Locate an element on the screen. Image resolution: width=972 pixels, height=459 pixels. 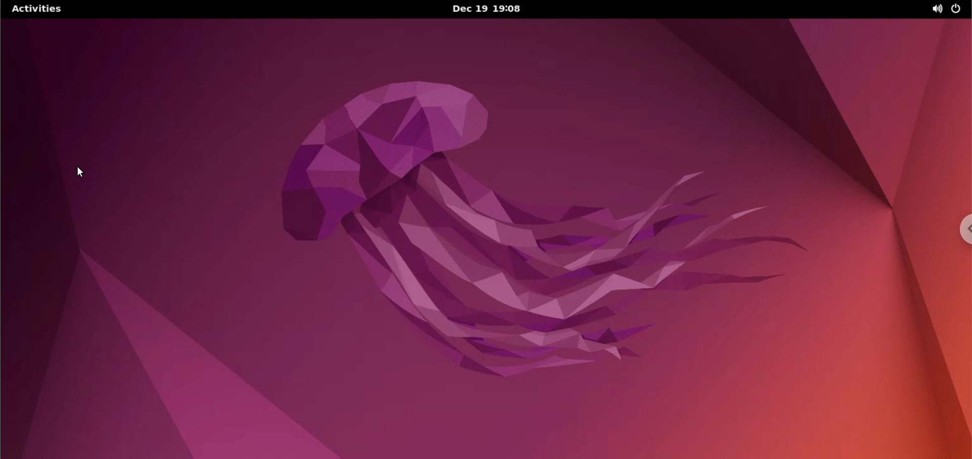
sound options is located at coordinates (935, 9).